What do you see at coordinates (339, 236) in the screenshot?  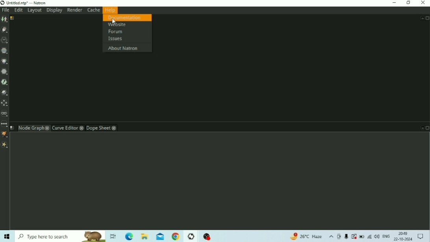 I see `Meet Now` at bounding box center [339, 236].